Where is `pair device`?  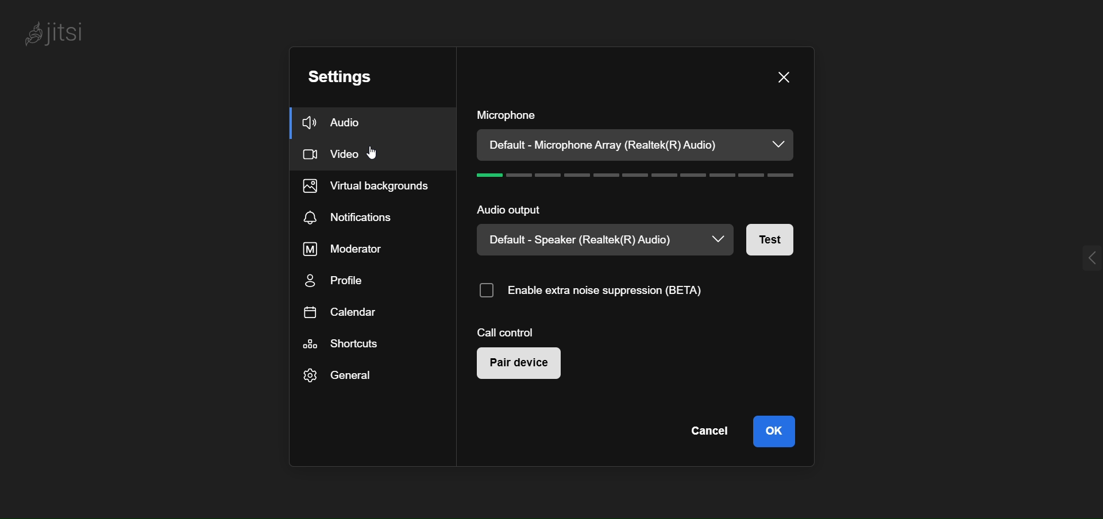 pair device is located at coordinates (520, 363).